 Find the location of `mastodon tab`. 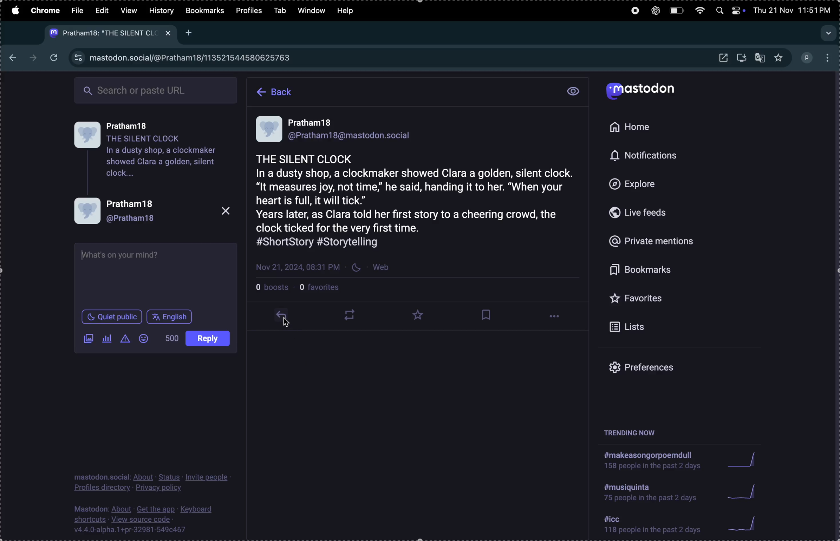

mastodon tab is located at coordinates (107, 33).